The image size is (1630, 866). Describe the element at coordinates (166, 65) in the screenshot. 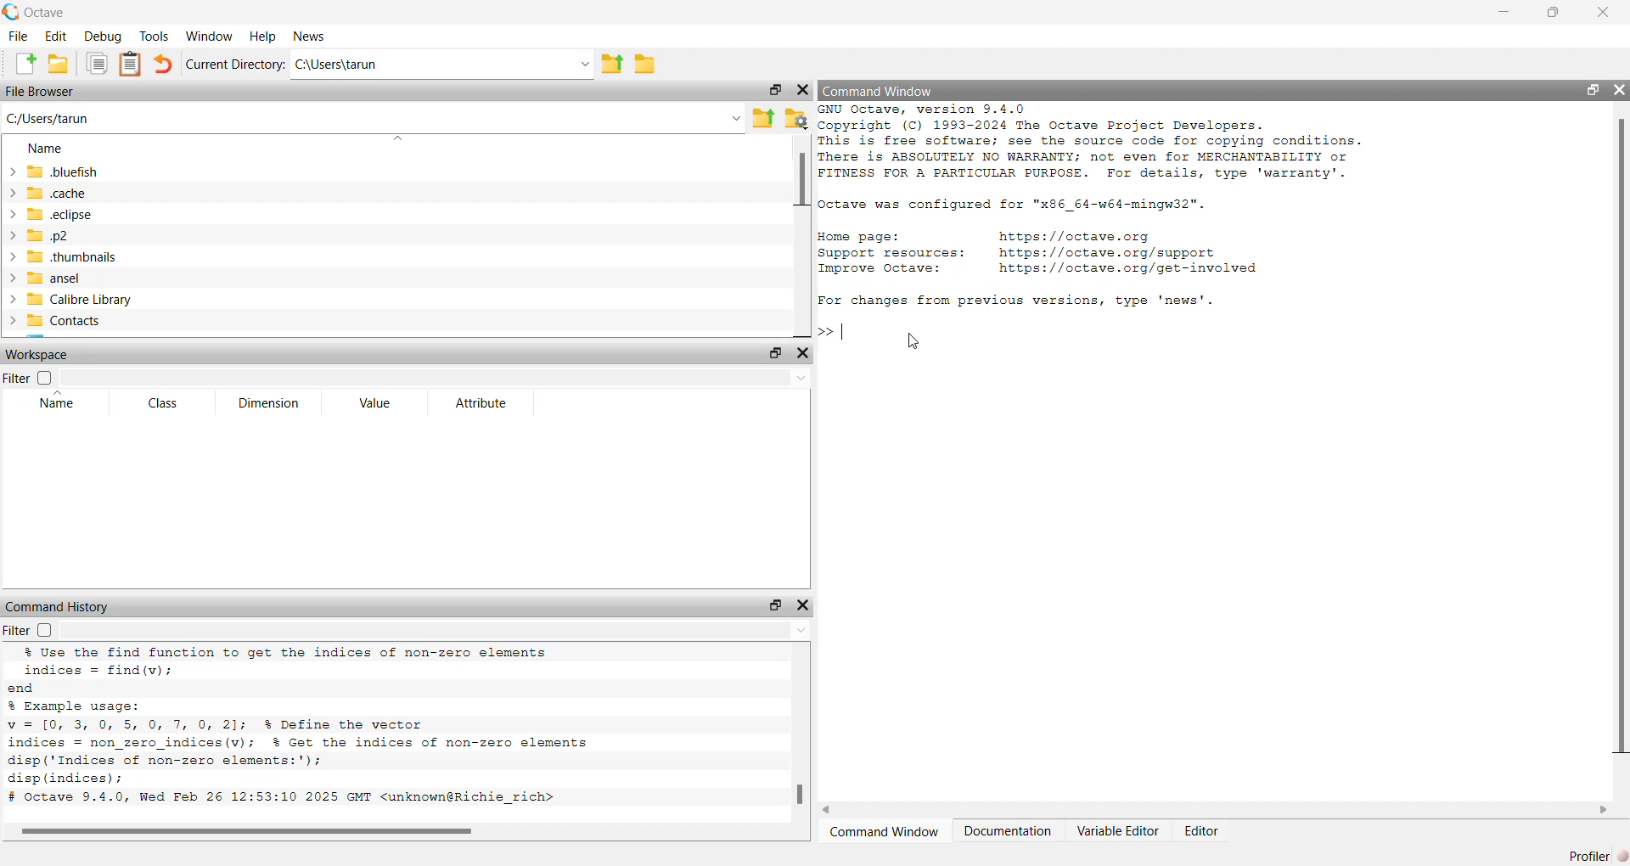

I see `undo` at that location.